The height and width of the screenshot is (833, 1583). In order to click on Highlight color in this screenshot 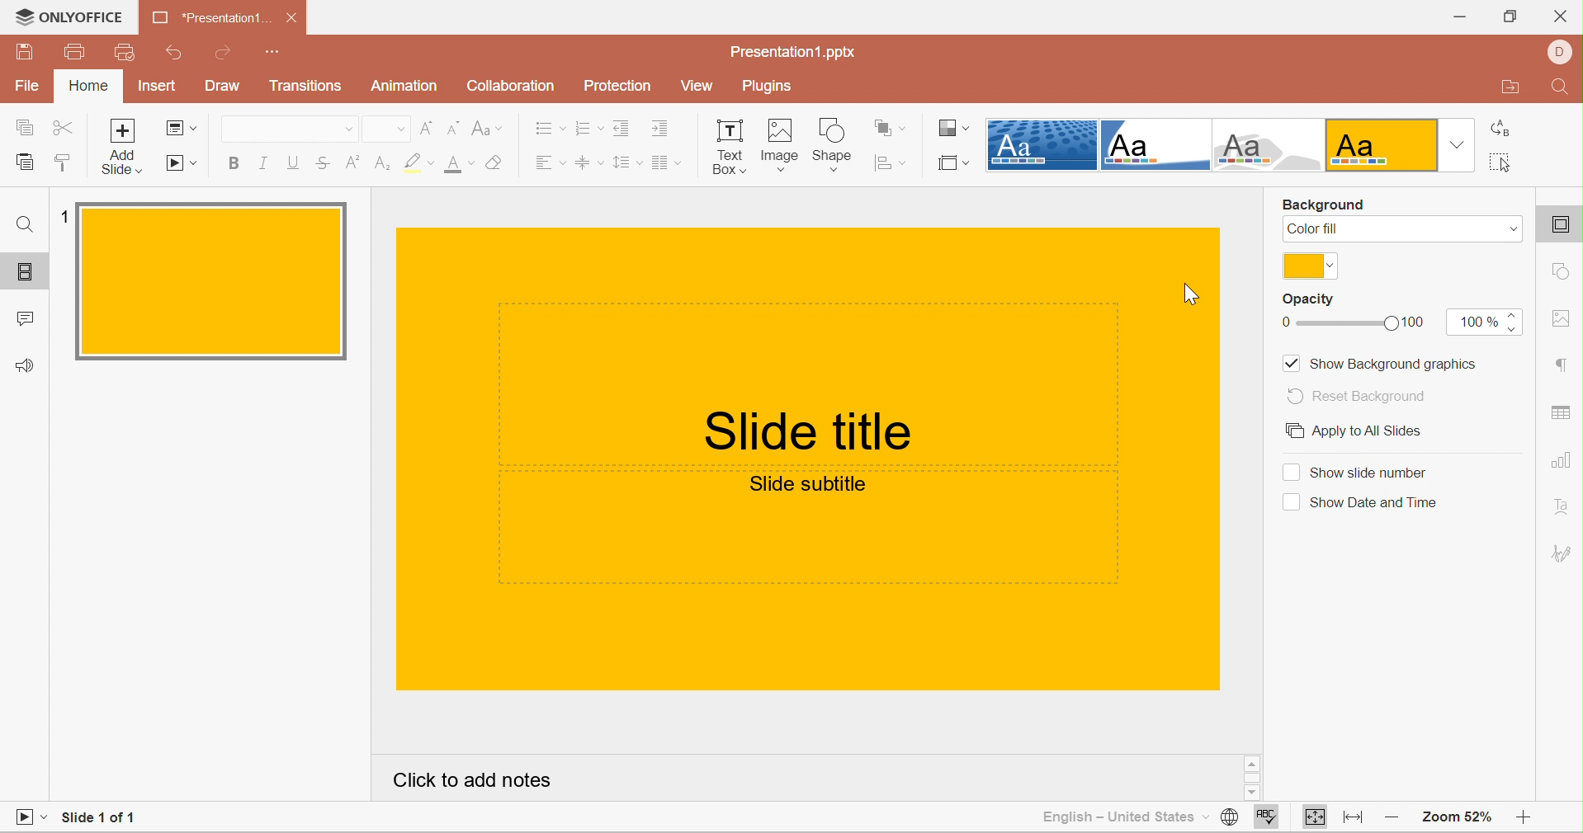, I will do `click(420, 163)`.